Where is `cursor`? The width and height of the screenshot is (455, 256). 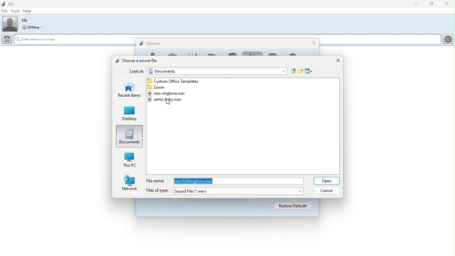
cursor is located at coordinates (169, 103).